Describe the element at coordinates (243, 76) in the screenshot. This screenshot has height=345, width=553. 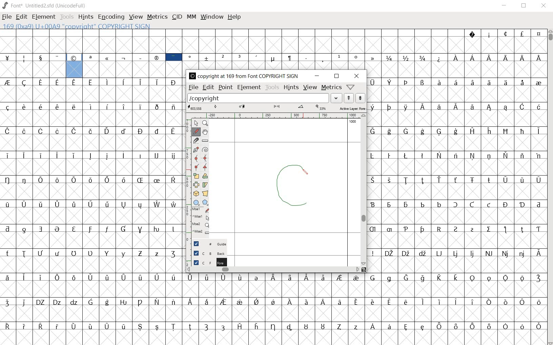
I see `COPYRIGHT AT 169 FROM FONT COPYRIGHT SIGN` at that location.